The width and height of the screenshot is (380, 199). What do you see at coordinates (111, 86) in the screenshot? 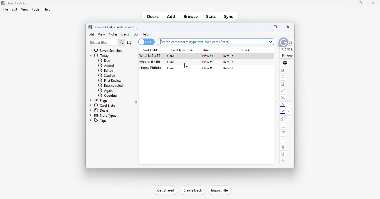
I see `rescheduled` at bounding box center [111, 86].